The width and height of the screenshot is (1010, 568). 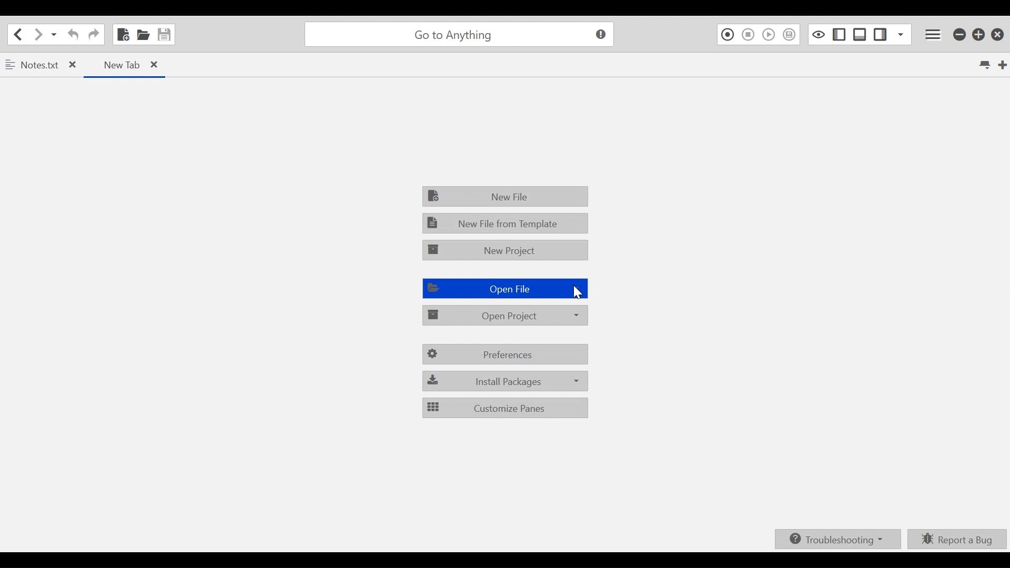 What do you see at coordinates (94, 34) in the screenshot?
I see `Redo` at bounding box center [94, 34].